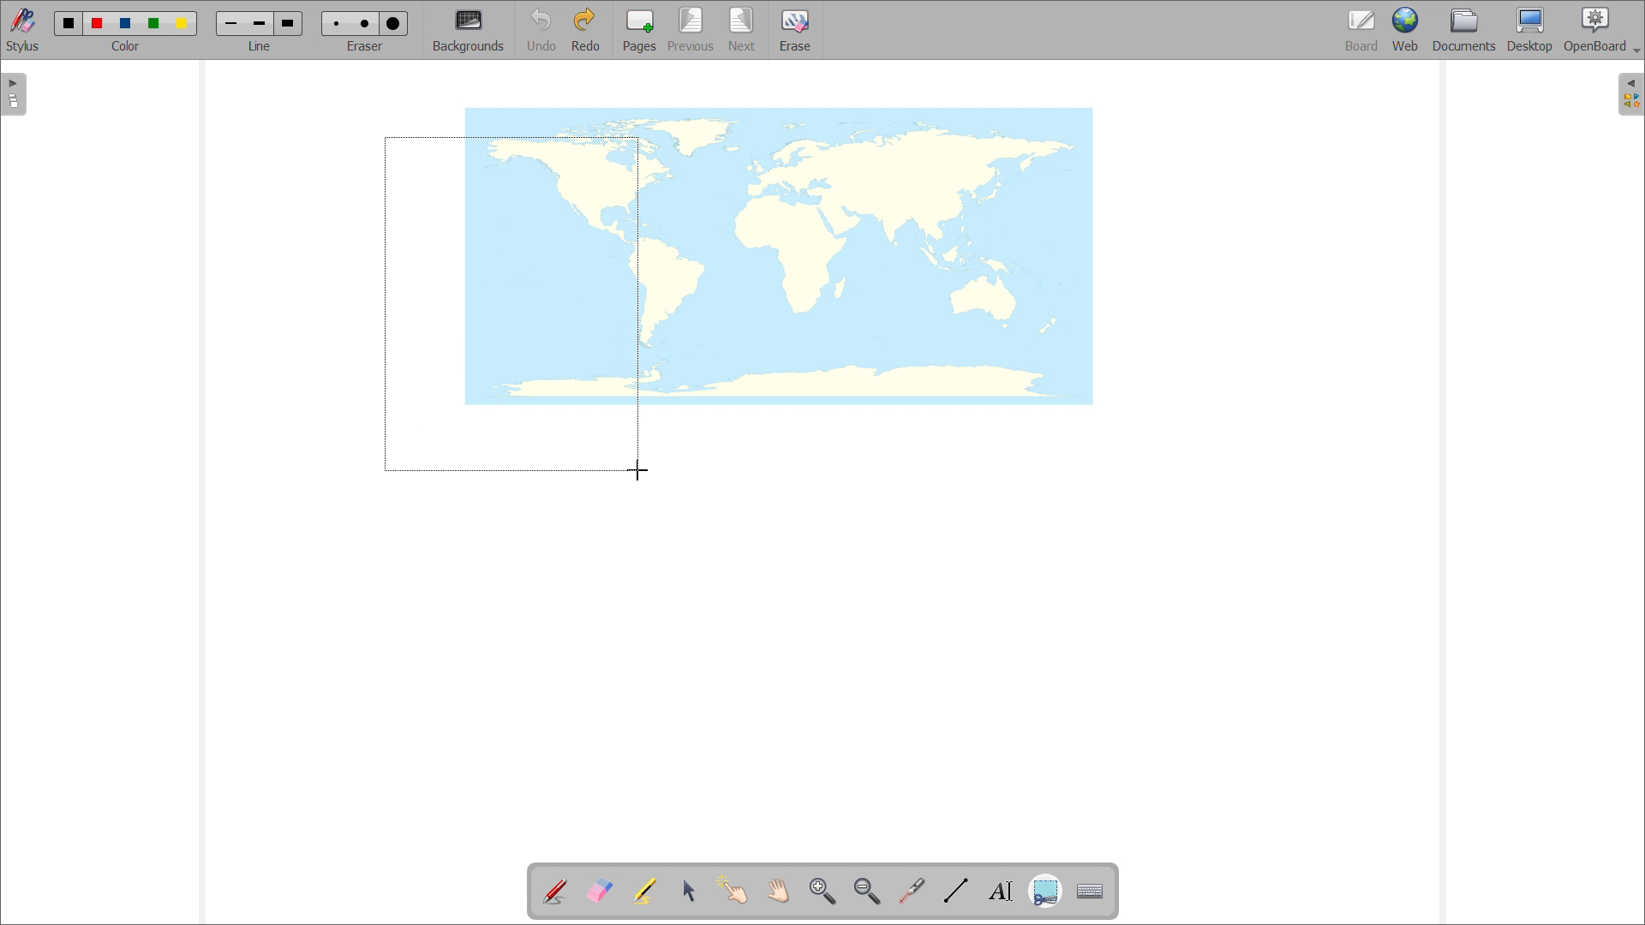  What do you see at coordinates (1631, 95) in the screenshot?
I see `open folder view` at bounding box center [1631, 95].